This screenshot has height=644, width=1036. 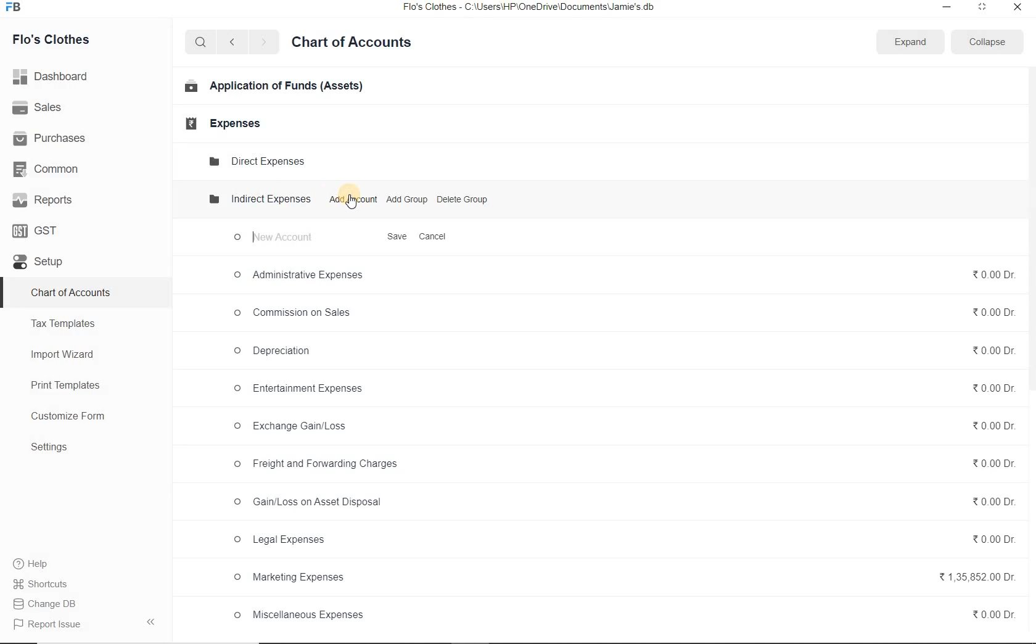 What do you see at coordinates (50, 168) in the screenshot?
I see `Common` at bounding box center [50, 168].